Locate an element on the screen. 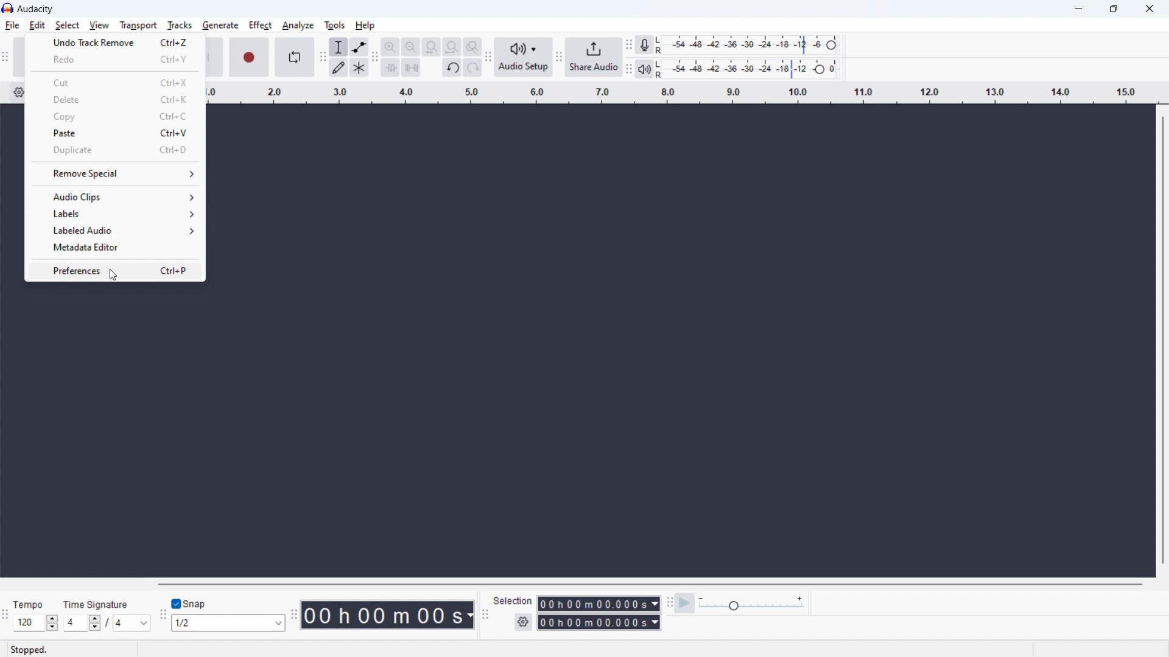  Enales movement of snapping toolbar is located at coordinates (162, 616).